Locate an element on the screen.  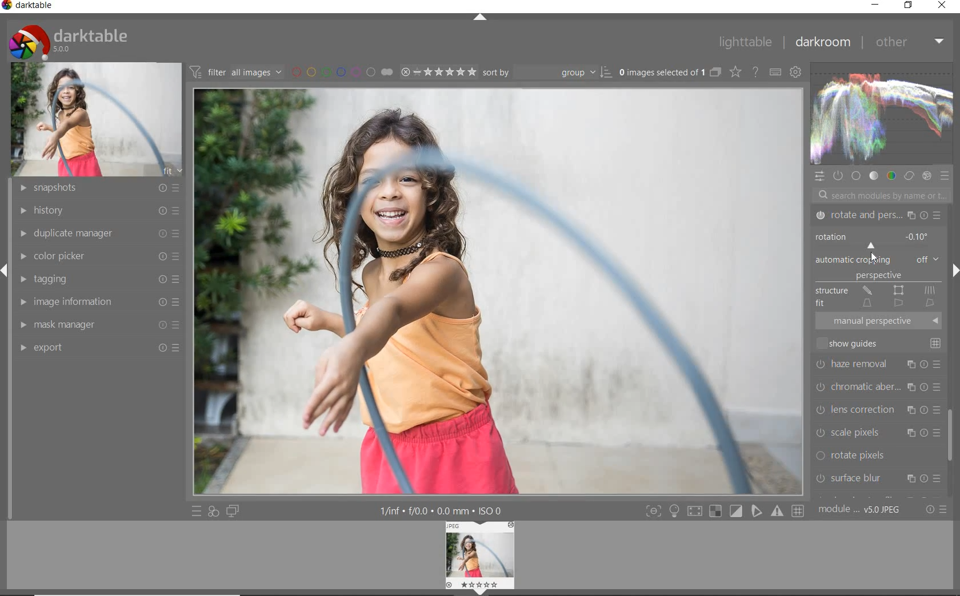
color is located at coordinates (892, 177).